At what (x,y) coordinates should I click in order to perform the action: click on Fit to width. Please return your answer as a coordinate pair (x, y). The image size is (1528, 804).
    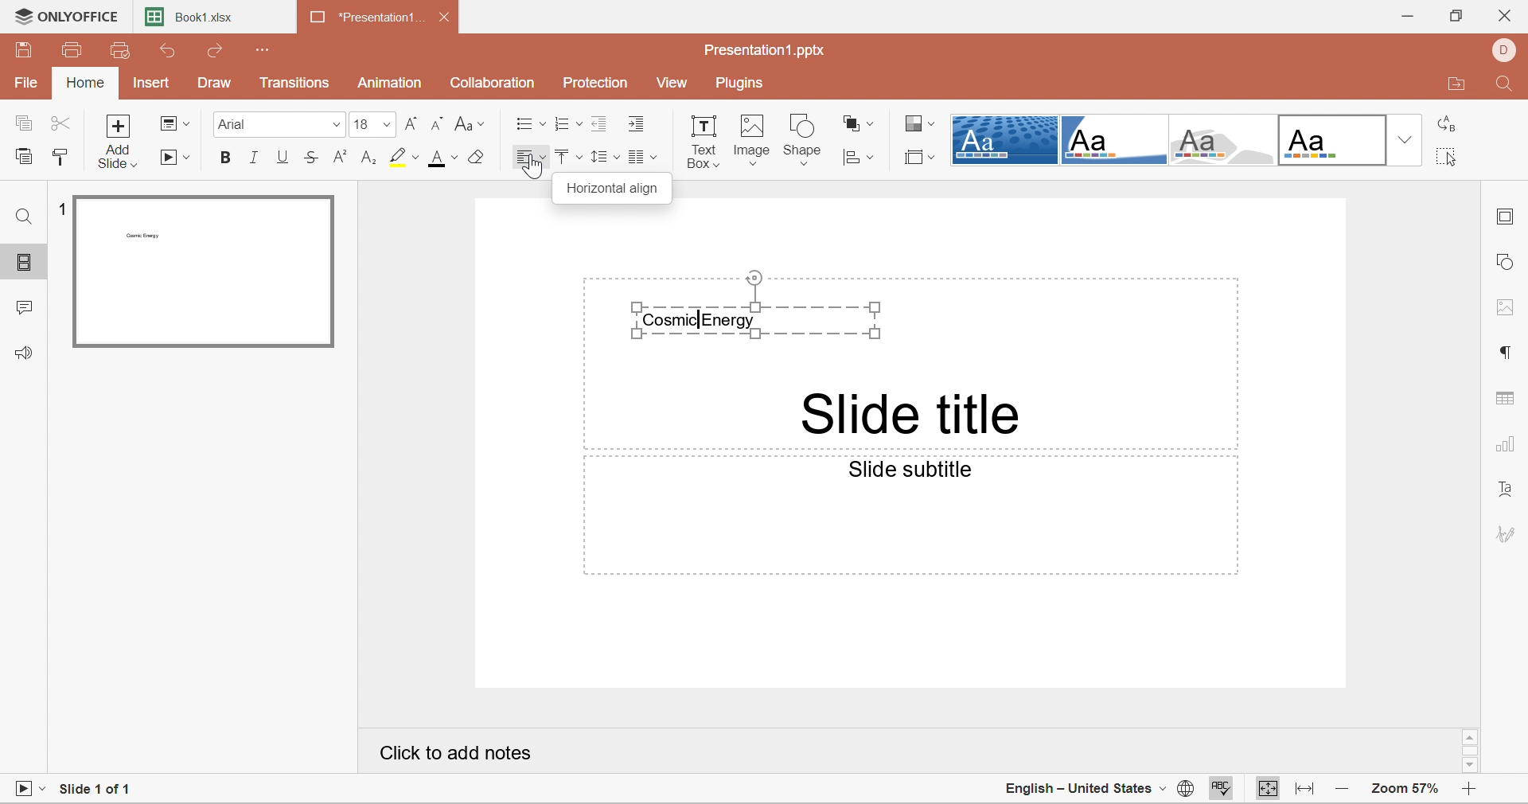
    Looking at the image, I should click on (1306, 787).